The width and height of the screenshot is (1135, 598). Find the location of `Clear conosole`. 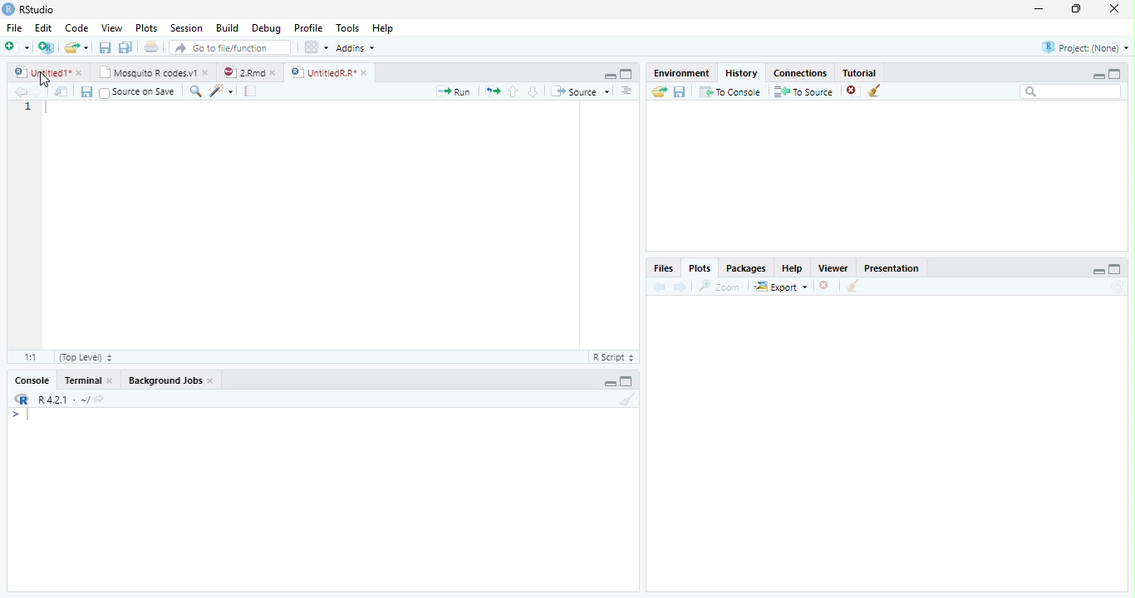

Clear conosole is located at coordinates (855, 286).